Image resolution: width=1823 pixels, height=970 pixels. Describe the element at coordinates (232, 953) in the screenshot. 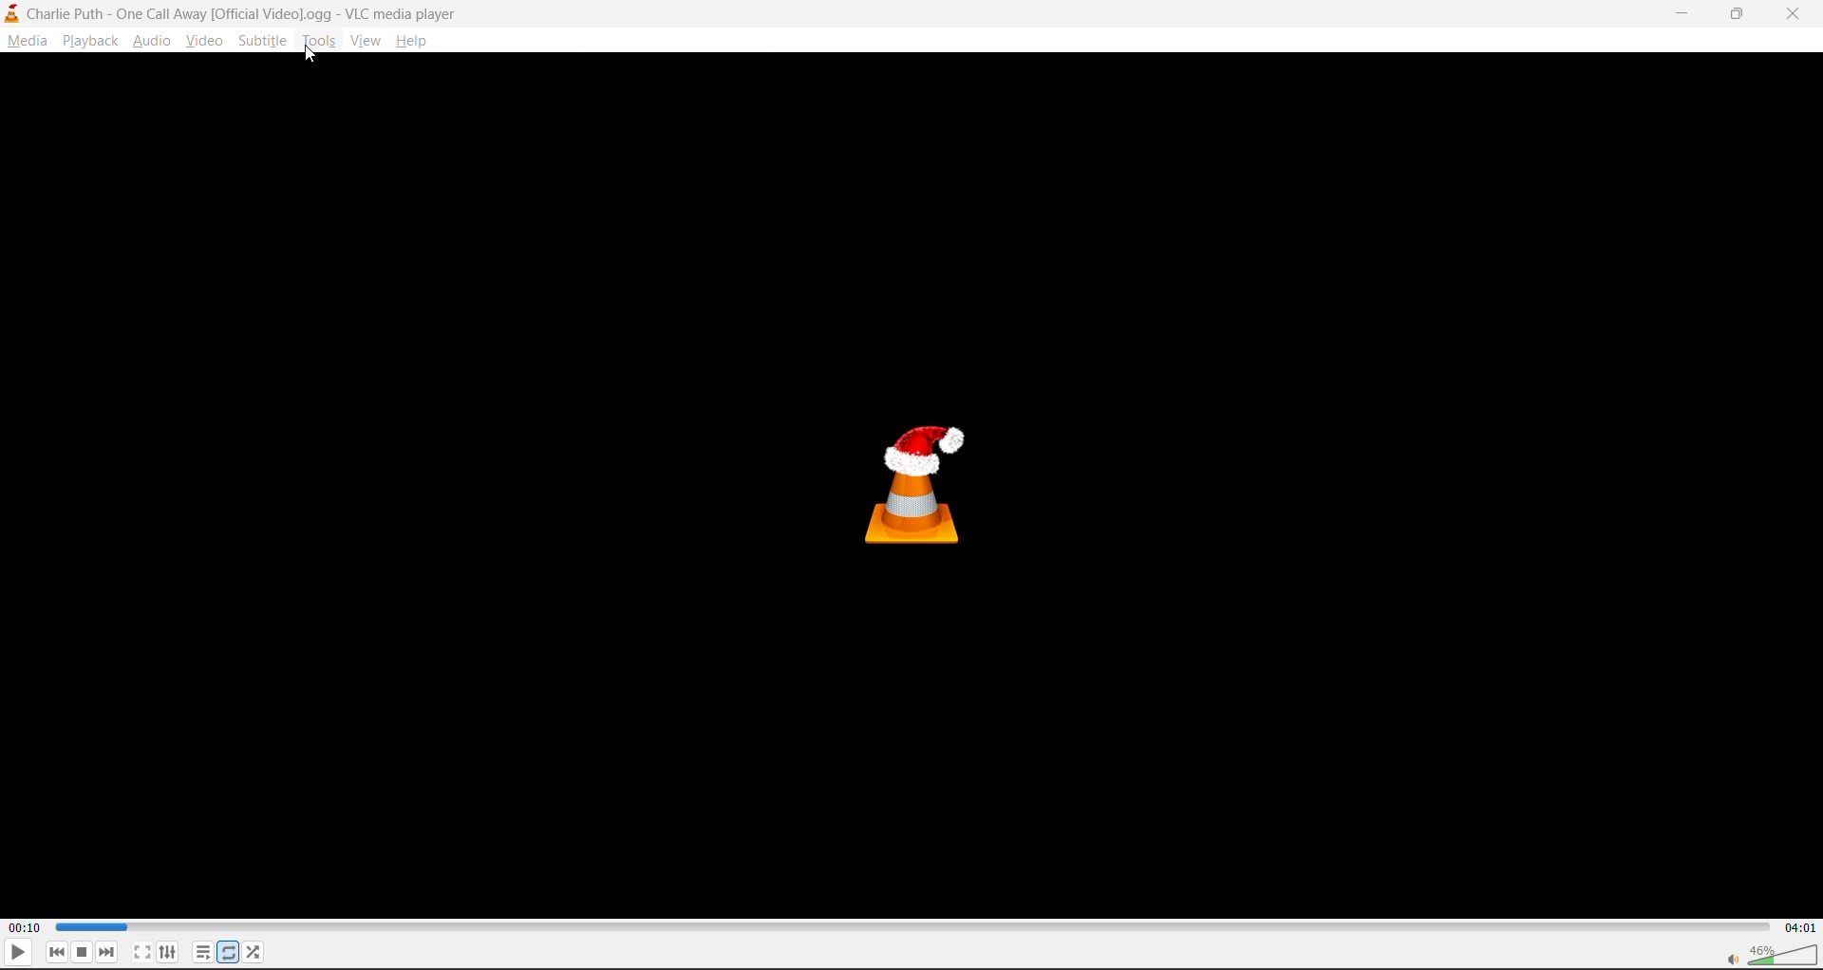

I see `loop` at that location.